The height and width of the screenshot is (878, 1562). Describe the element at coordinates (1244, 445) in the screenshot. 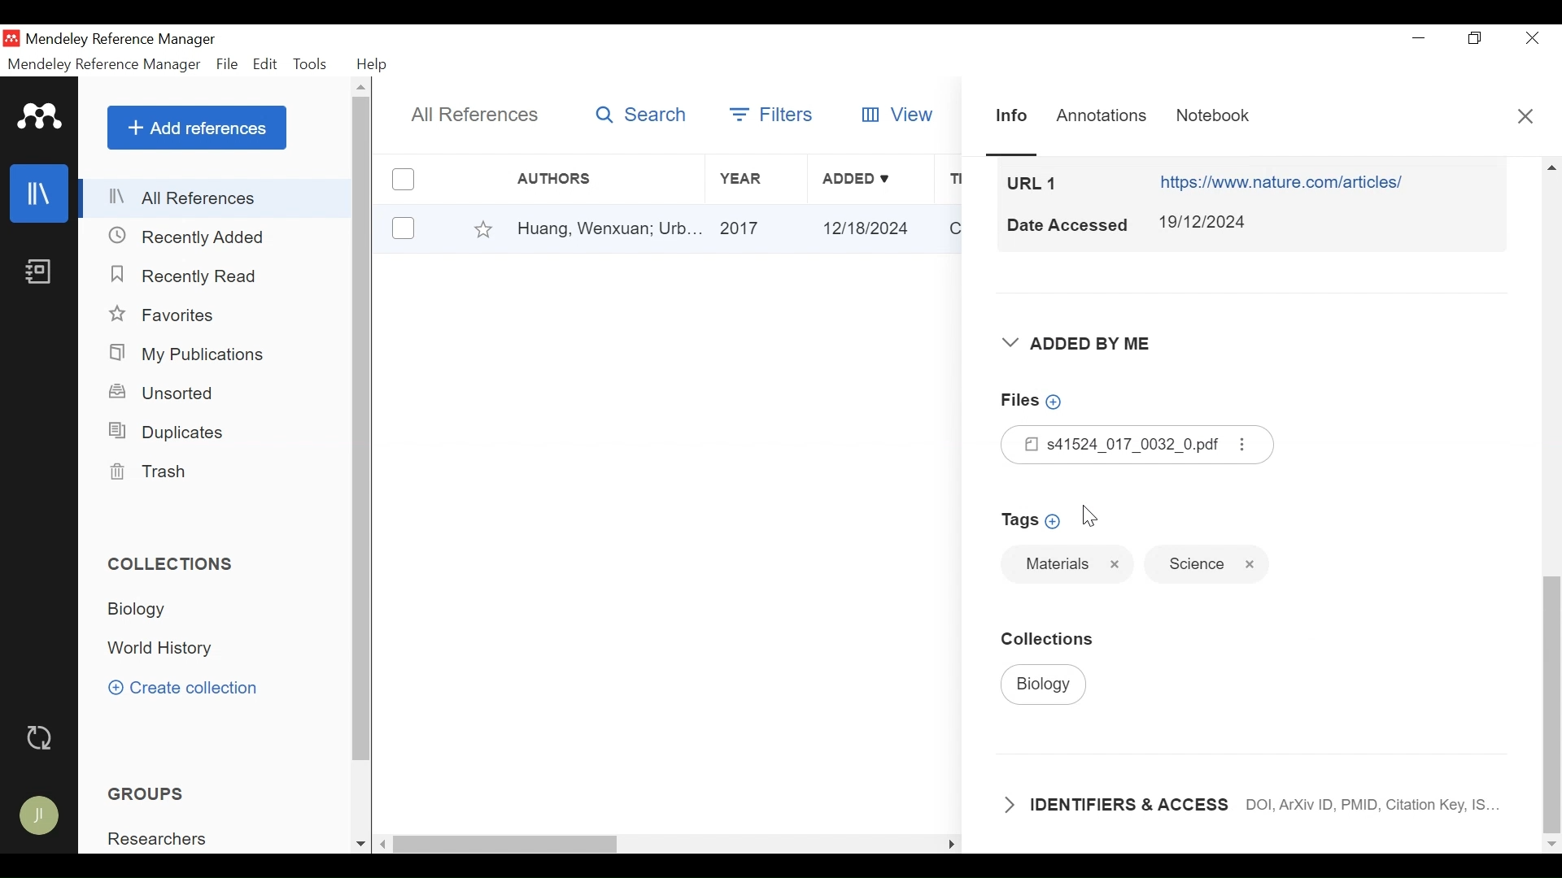

I see `more` at that location.